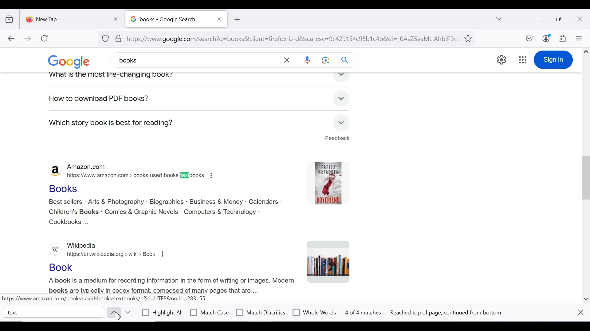 The height and width of the screenshot is (331, 590). Describe the element at coordinates (210, 312) in the screenshot. I see `match case` at that location.